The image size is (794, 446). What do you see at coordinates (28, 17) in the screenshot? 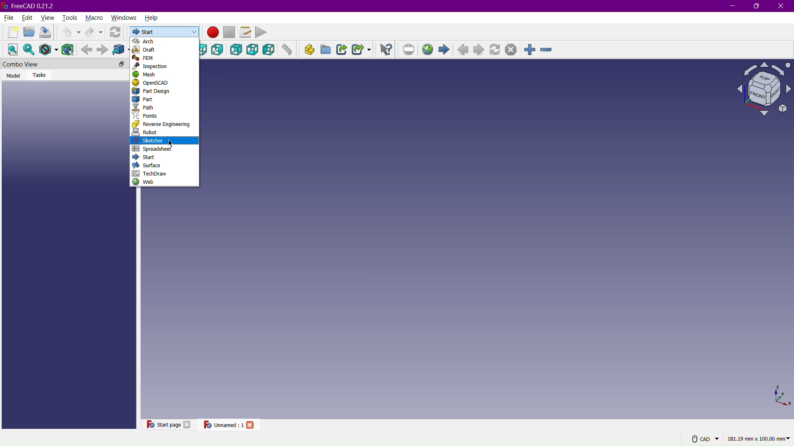
I see `Edit` at bounding box center [28, 17].